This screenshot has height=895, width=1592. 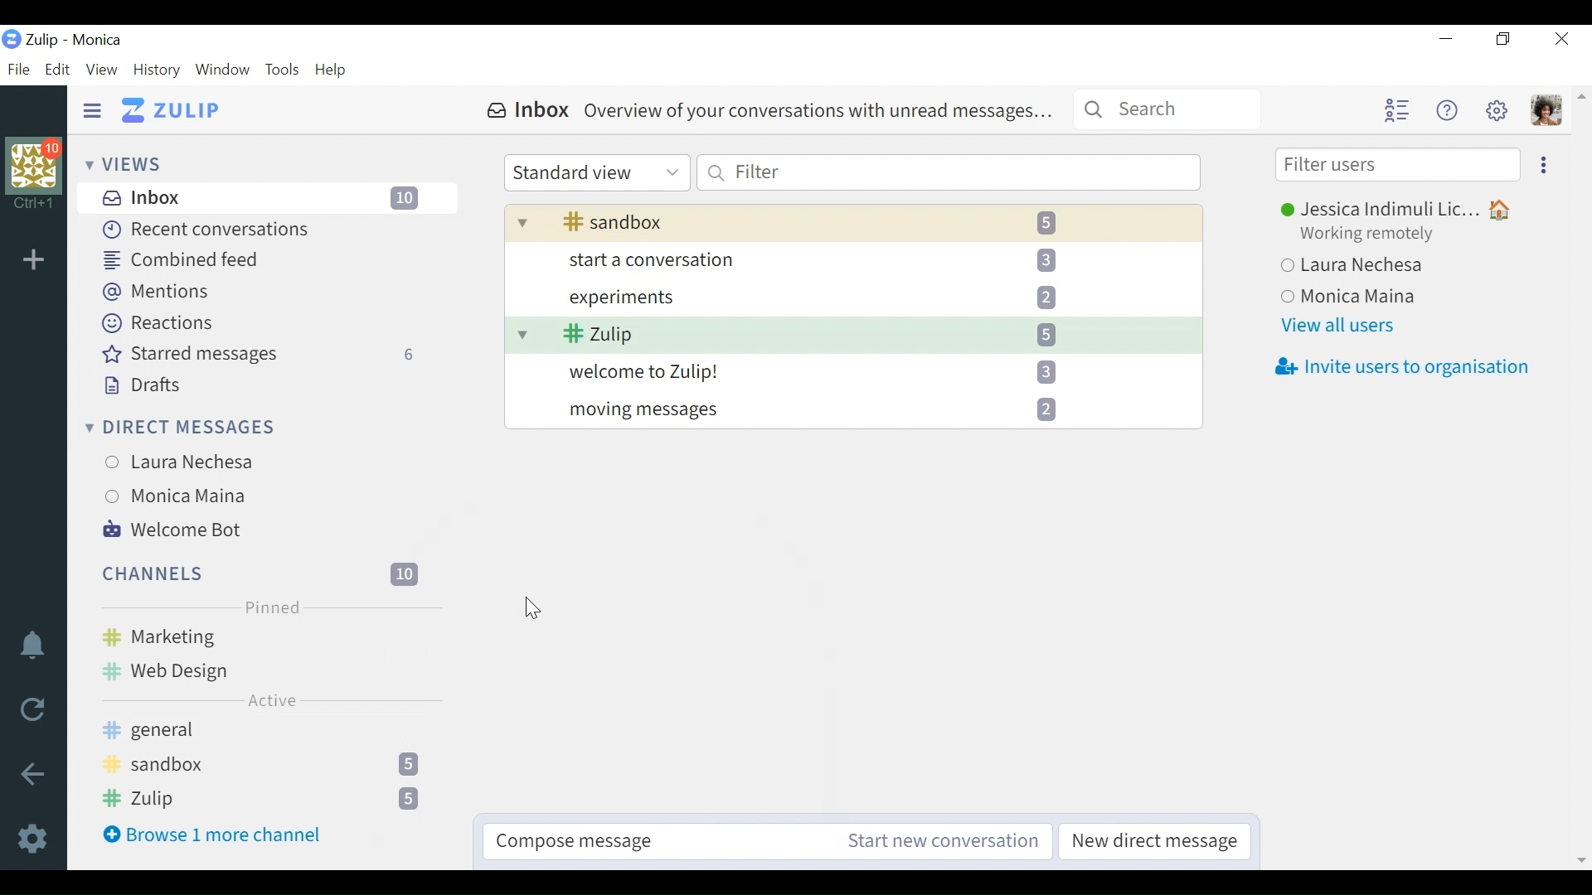 I want to click on cursor, so click(x=531, y=608).